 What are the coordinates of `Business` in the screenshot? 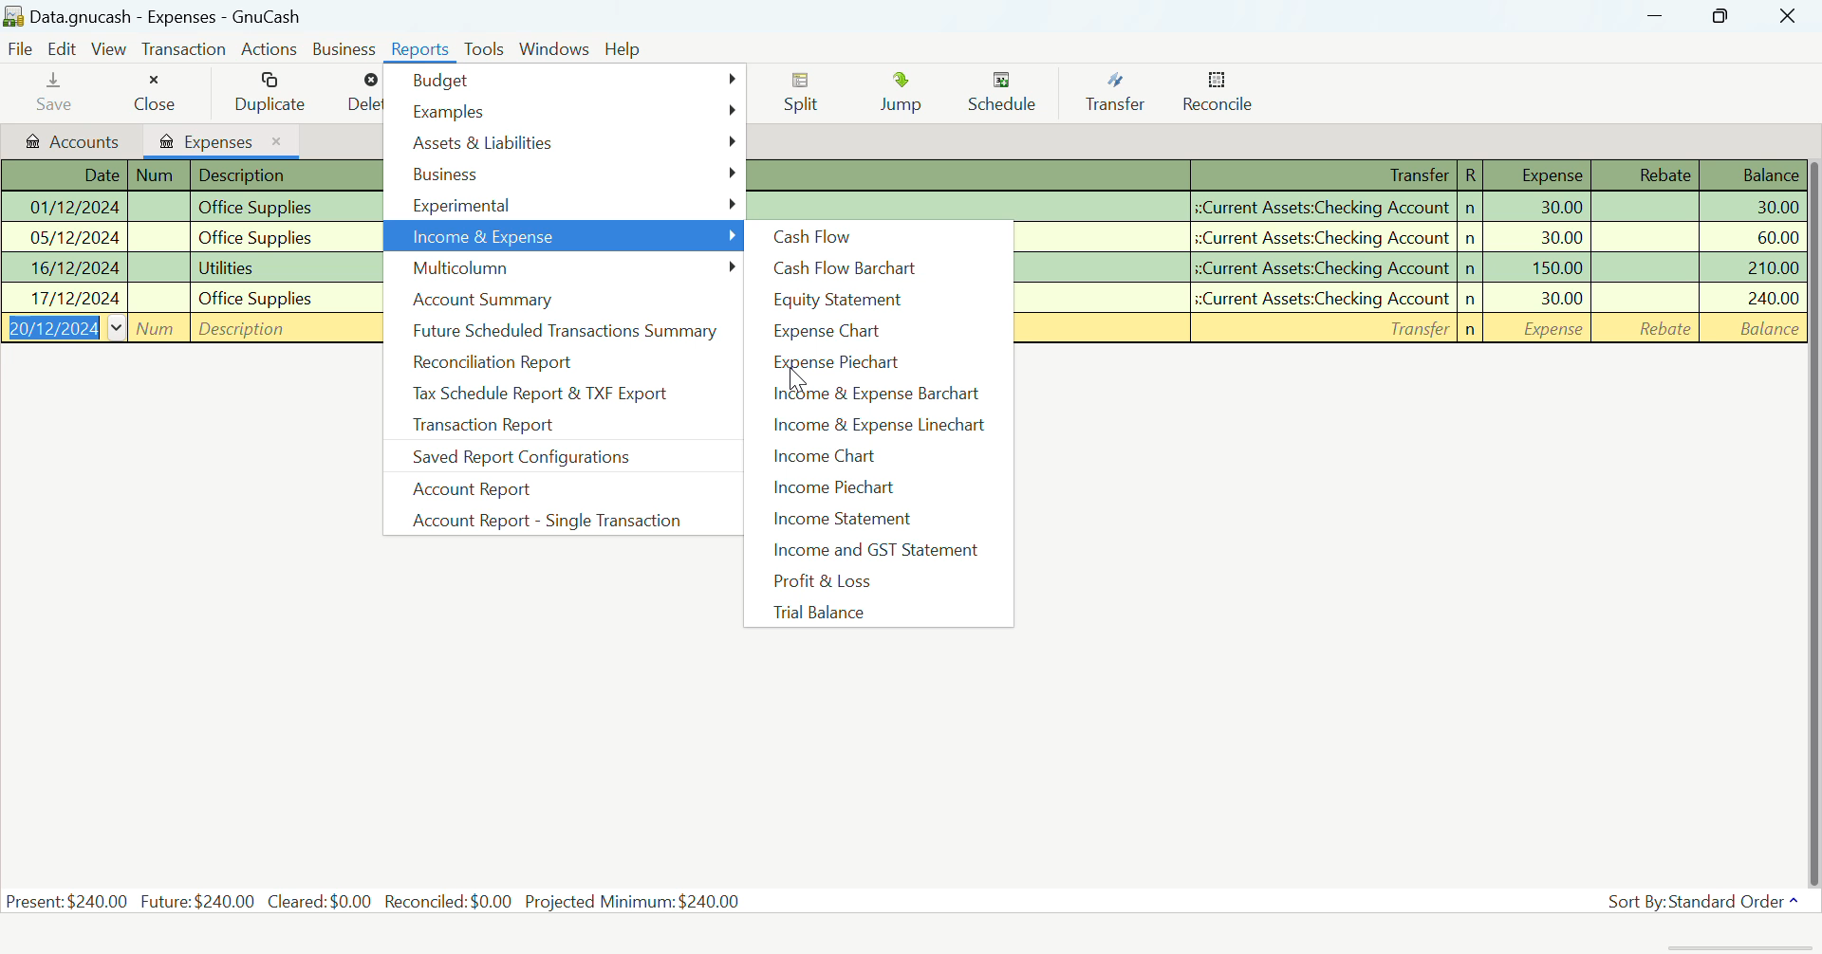 It's located at (344, 48).